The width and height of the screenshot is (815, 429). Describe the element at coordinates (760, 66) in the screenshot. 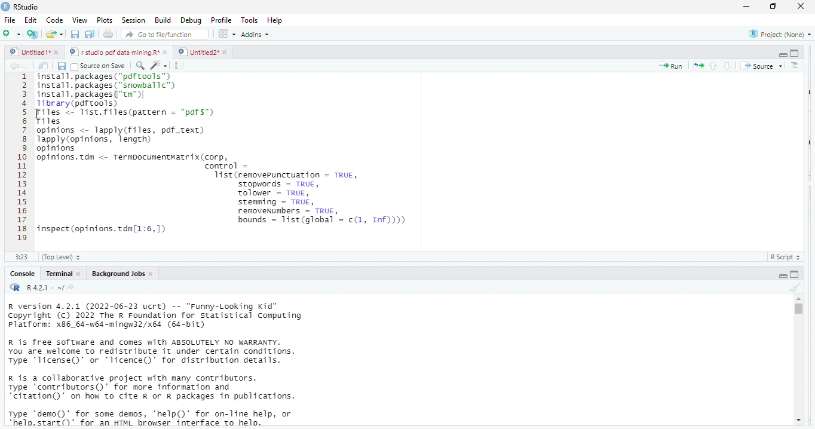

I see `source` at that location.